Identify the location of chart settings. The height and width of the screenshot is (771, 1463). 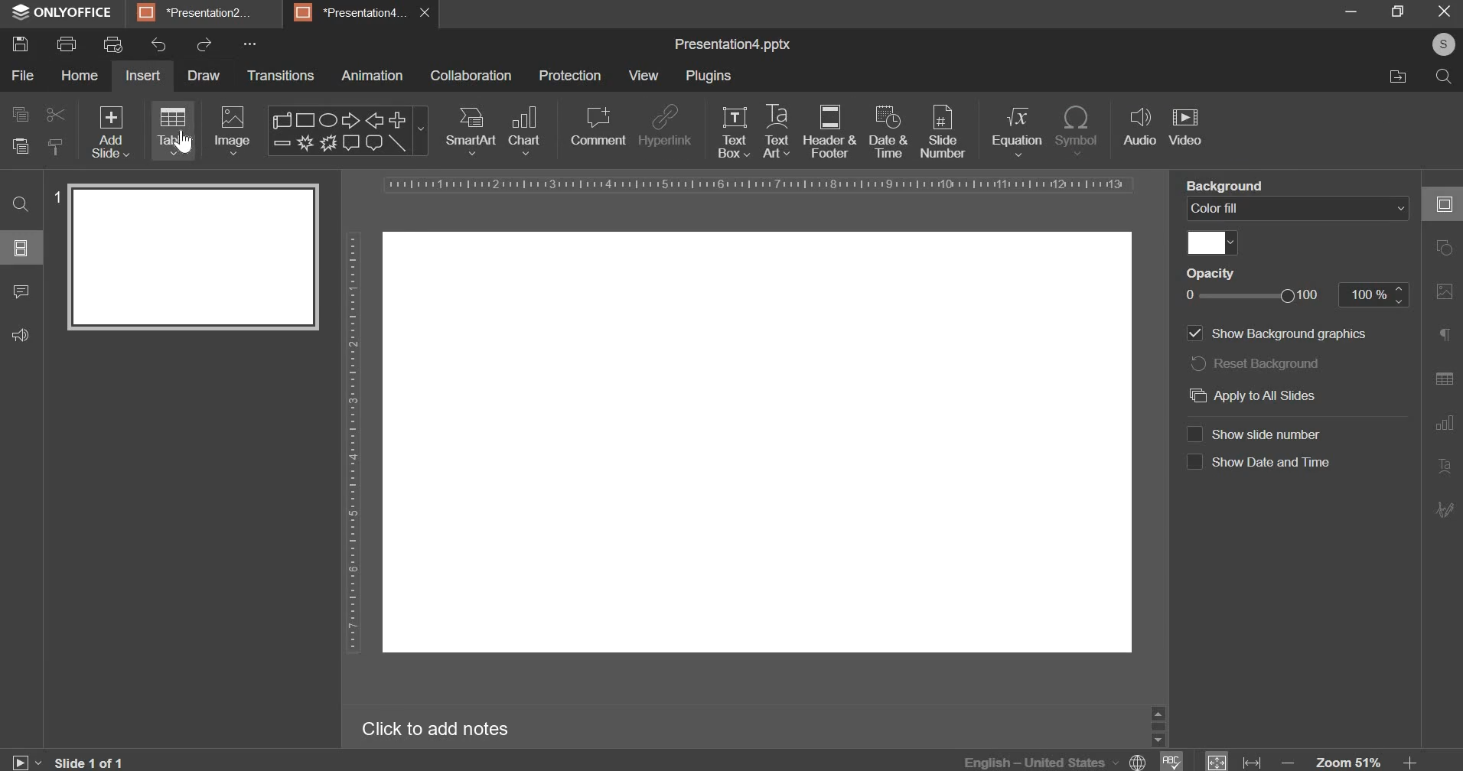
(1446, 422).